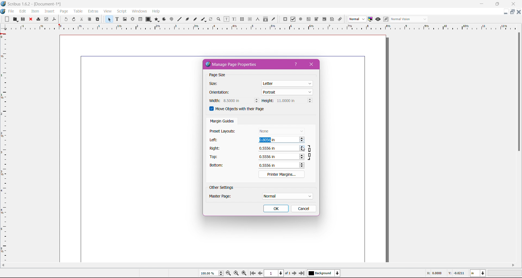 The image size is (522, 278). Describe the element at coordinates (222, 188) in the screenshot. I see `Other Settings` at that location.